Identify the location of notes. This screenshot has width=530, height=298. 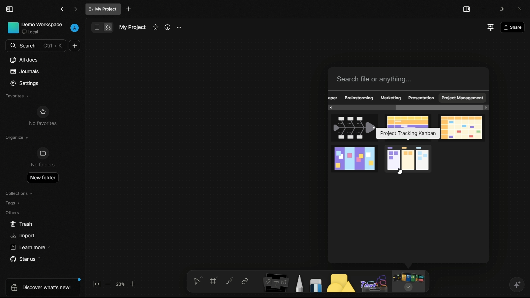
(275, 283).